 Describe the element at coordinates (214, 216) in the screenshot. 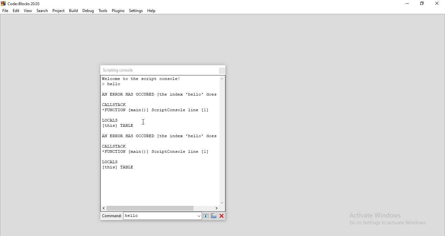

I see `import from file` at that location.